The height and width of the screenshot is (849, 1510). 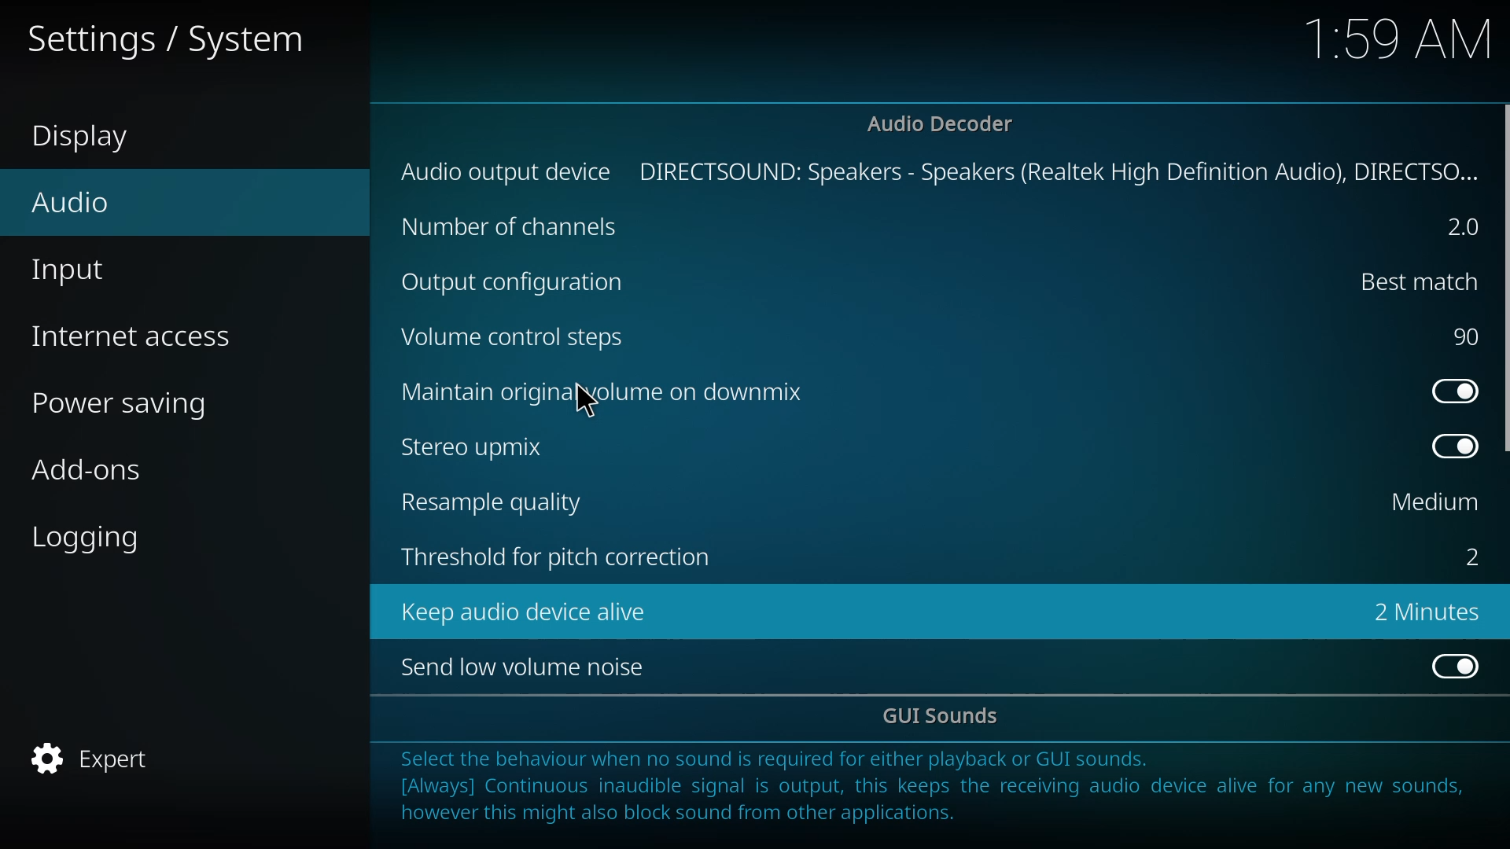 I want to click on maintain original volume o downmix, so click(x=606, y=391).